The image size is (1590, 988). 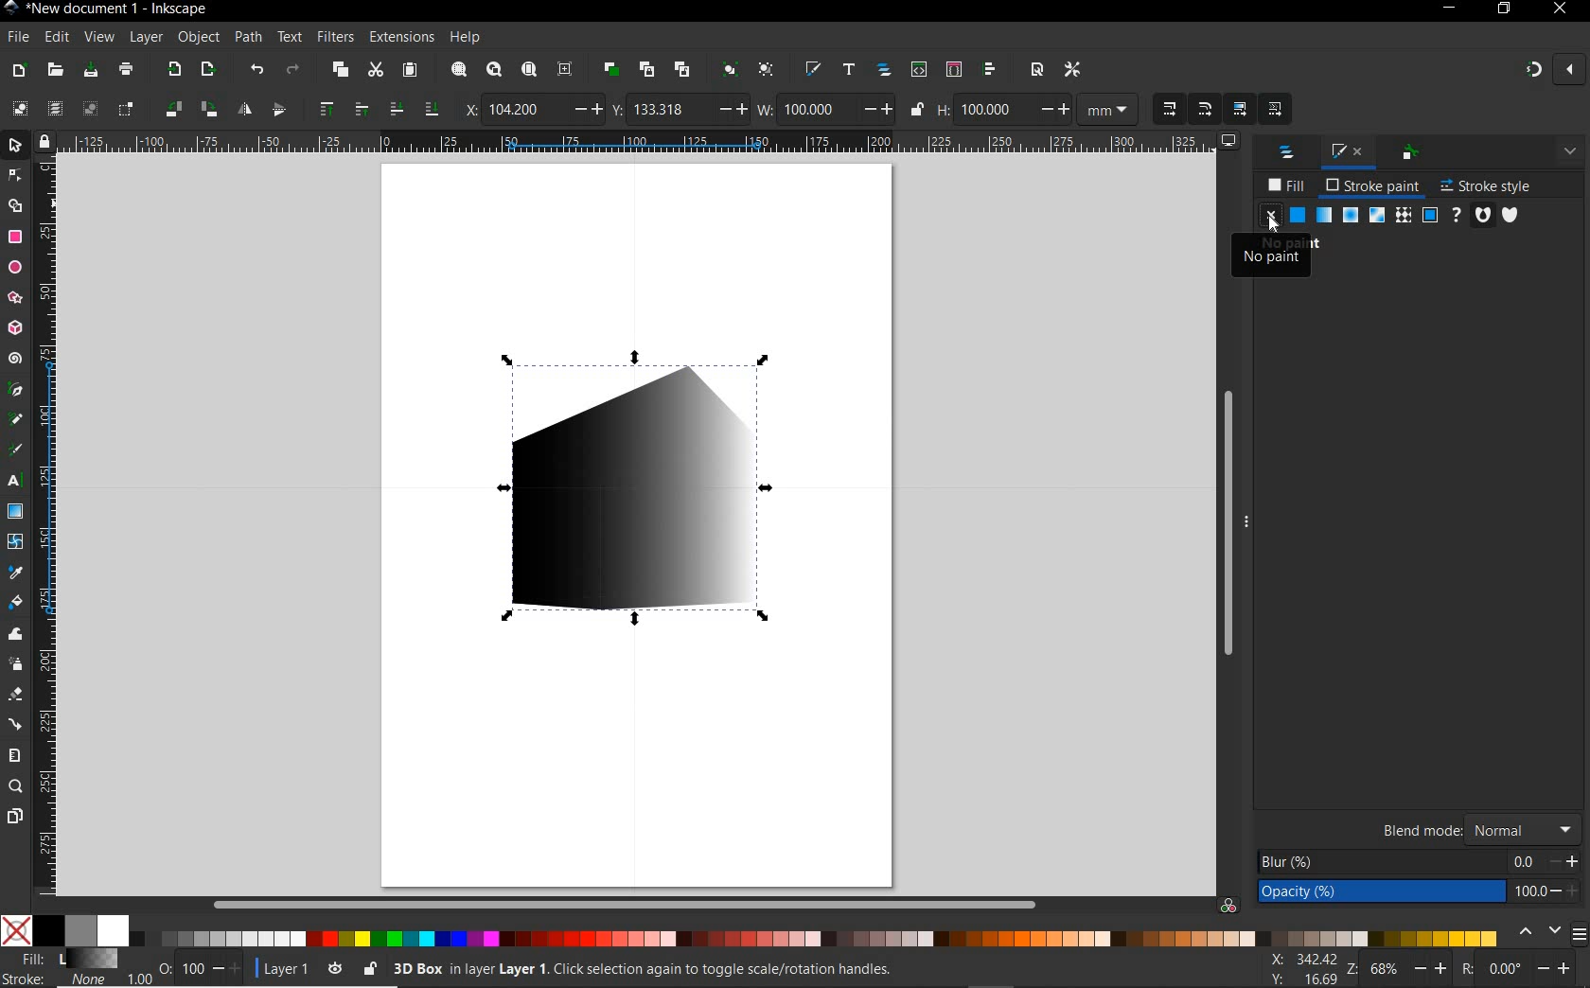 I want to click on SPRAY TOOL, so click(x=18, y=665).